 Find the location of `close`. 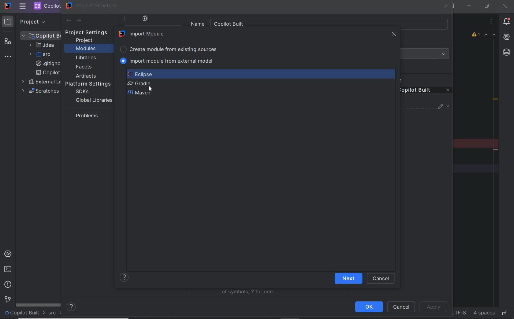

close is located at coordinates (447, 7).